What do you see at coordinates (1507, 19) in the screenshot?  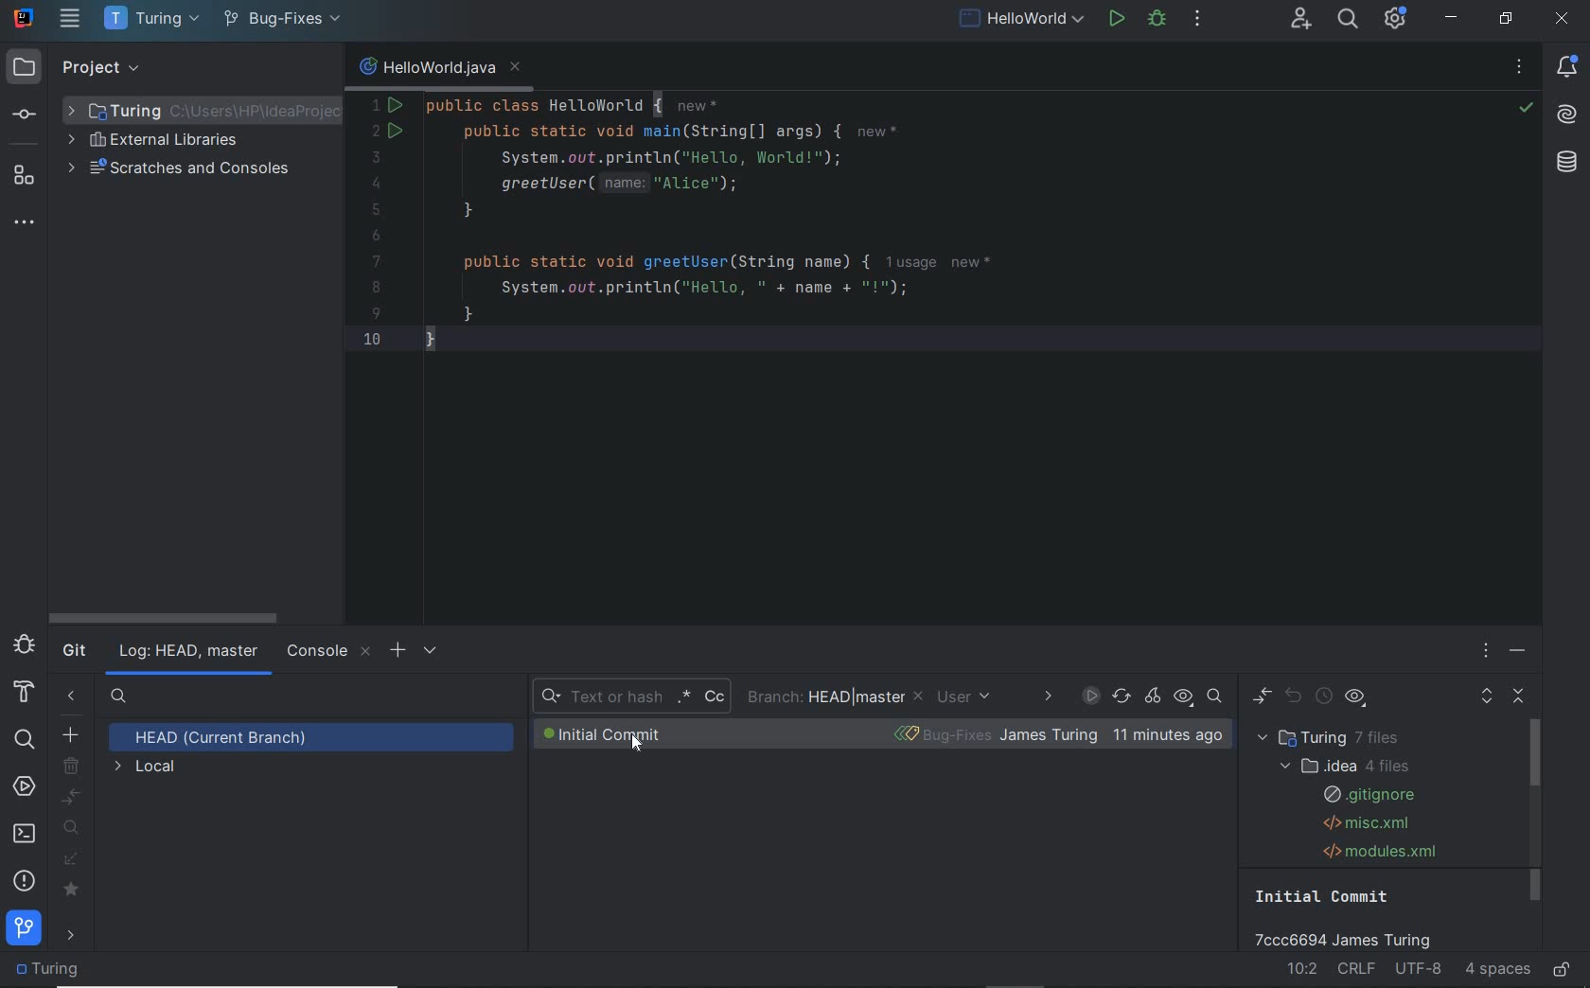 I see `restore down` at bounding box center [1507, 19].